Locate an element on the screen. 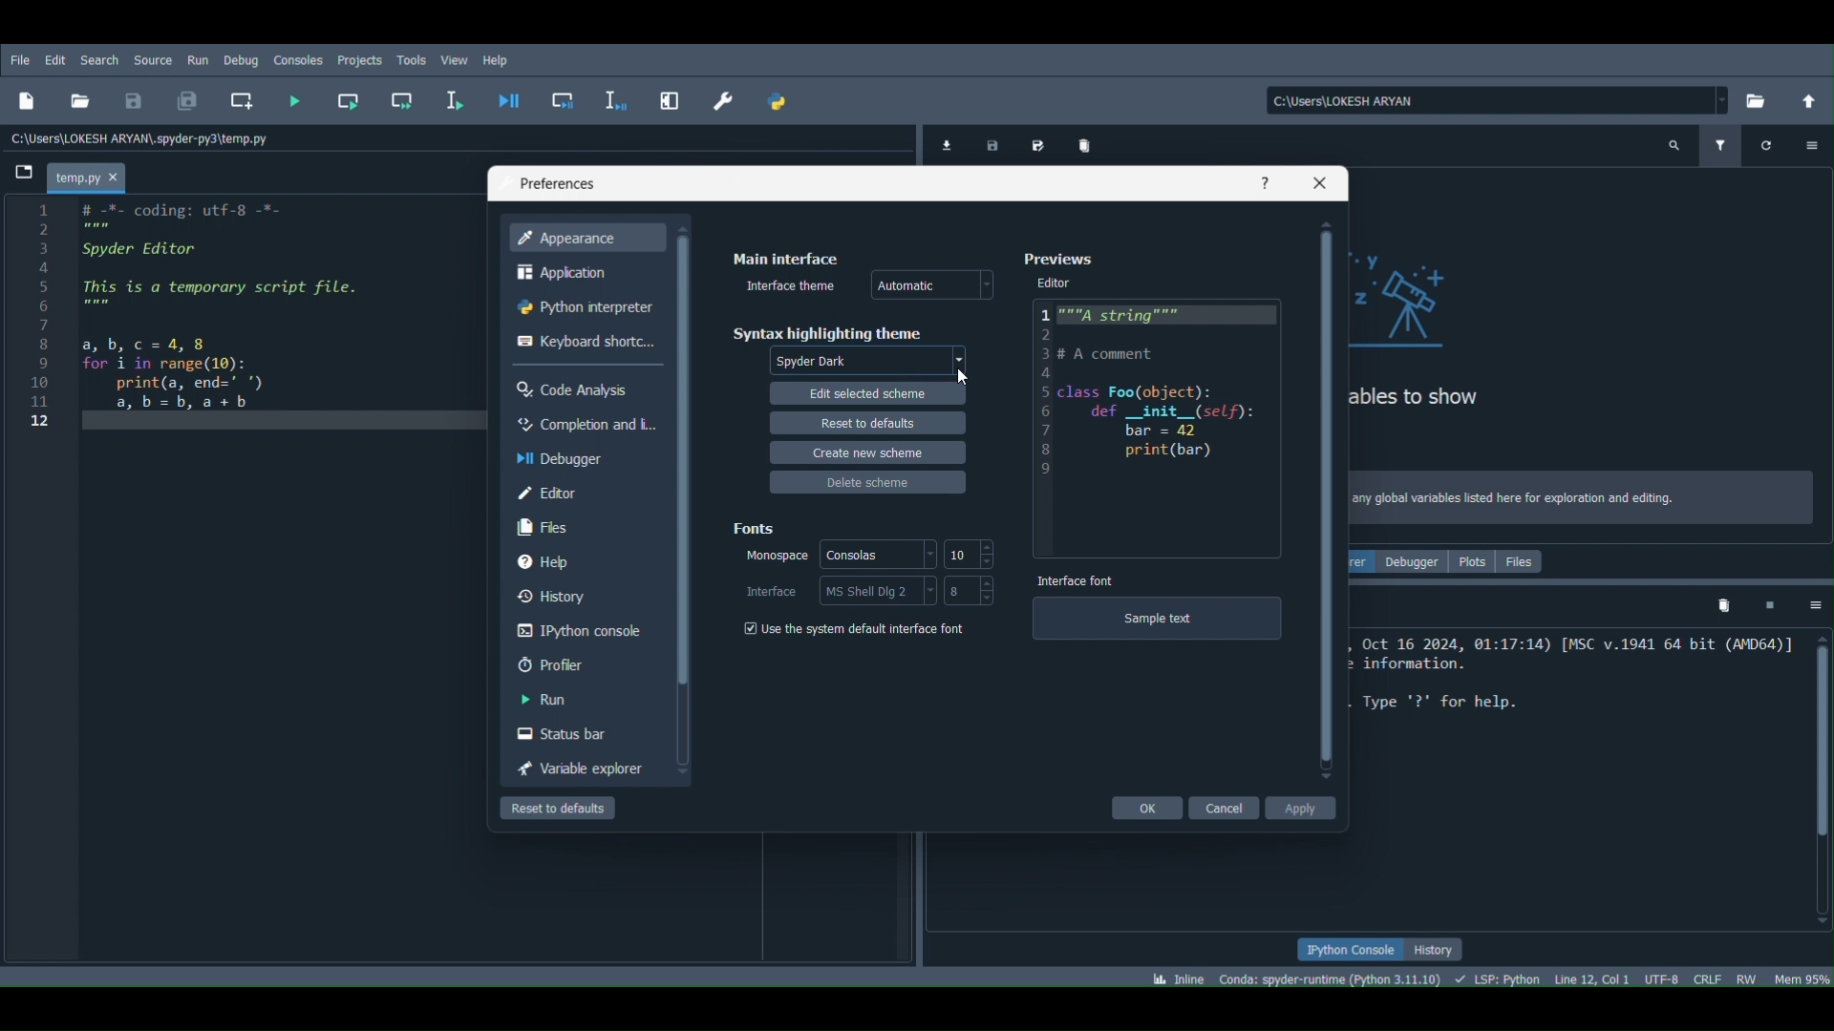  Version is located at coordinates (1334, 980).